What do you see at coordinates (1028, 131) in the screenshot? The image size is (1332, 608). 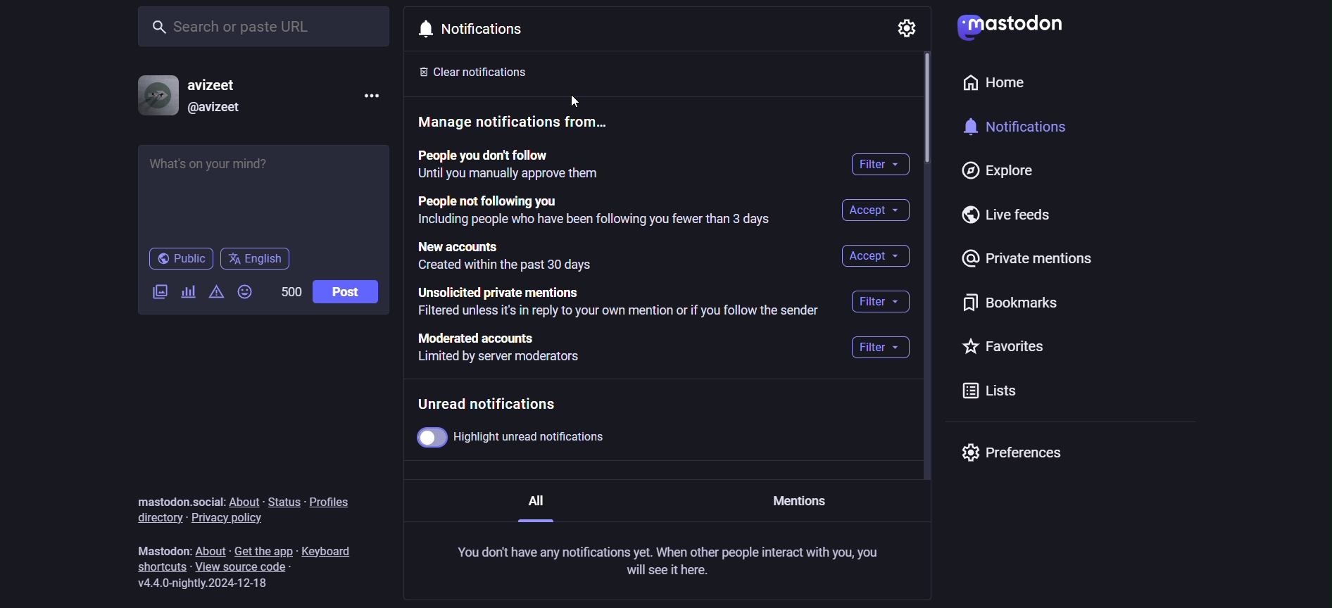 I see `notification` at bounding box center [1028, 131].